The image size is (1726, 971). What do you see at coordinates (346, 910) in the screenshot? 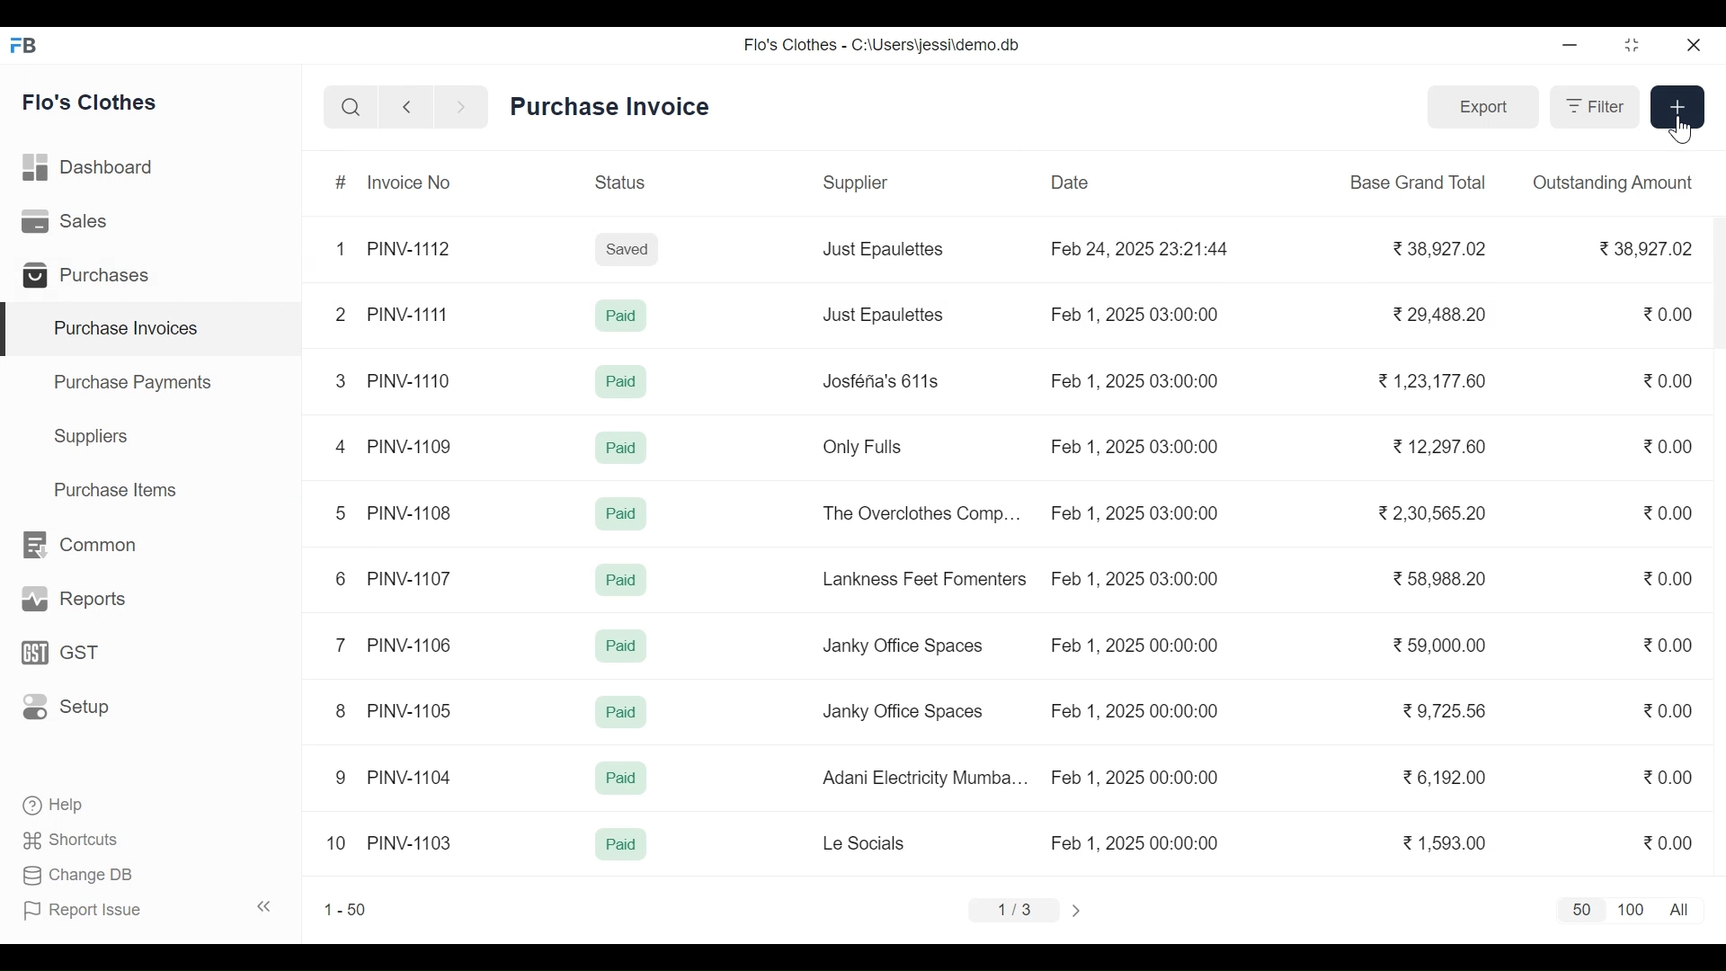
I see `1-50` at bounding box center [346, 910].